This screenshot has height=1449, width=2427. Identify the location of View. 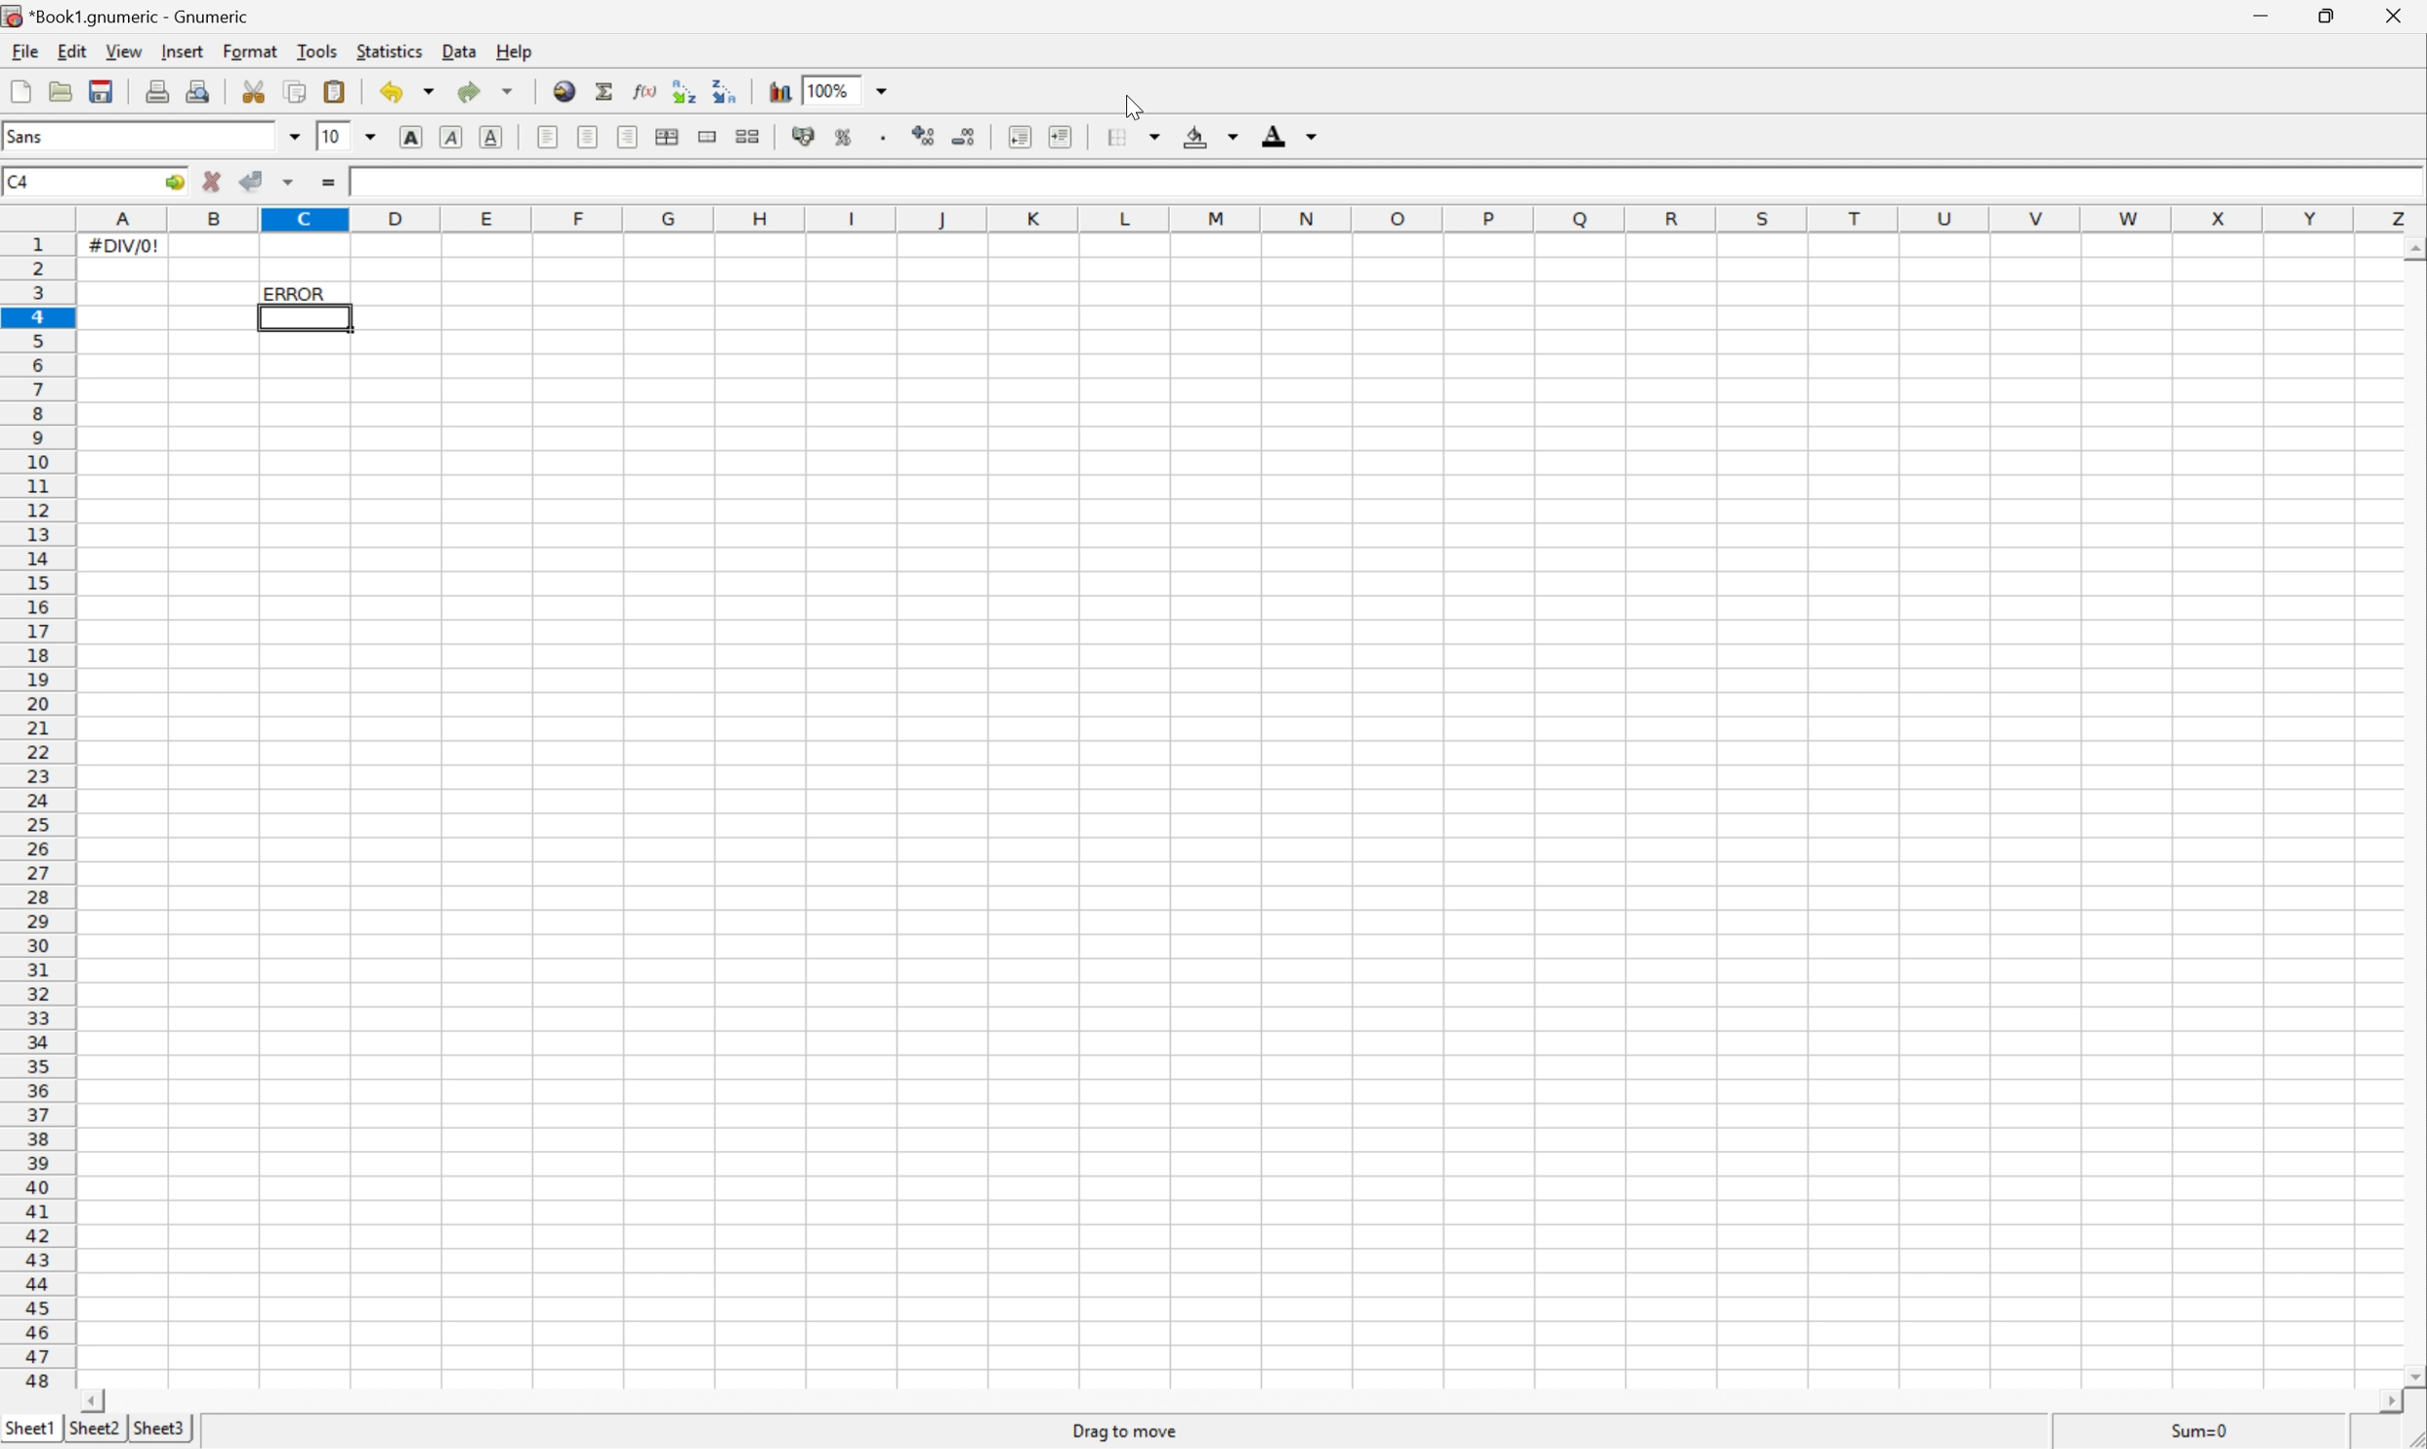
(125, 51).